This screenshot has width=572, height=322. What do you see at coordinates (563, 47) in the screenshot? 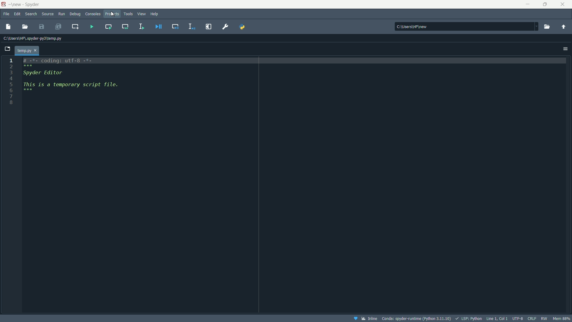
I see `Options` at bounding box center [563, 47].